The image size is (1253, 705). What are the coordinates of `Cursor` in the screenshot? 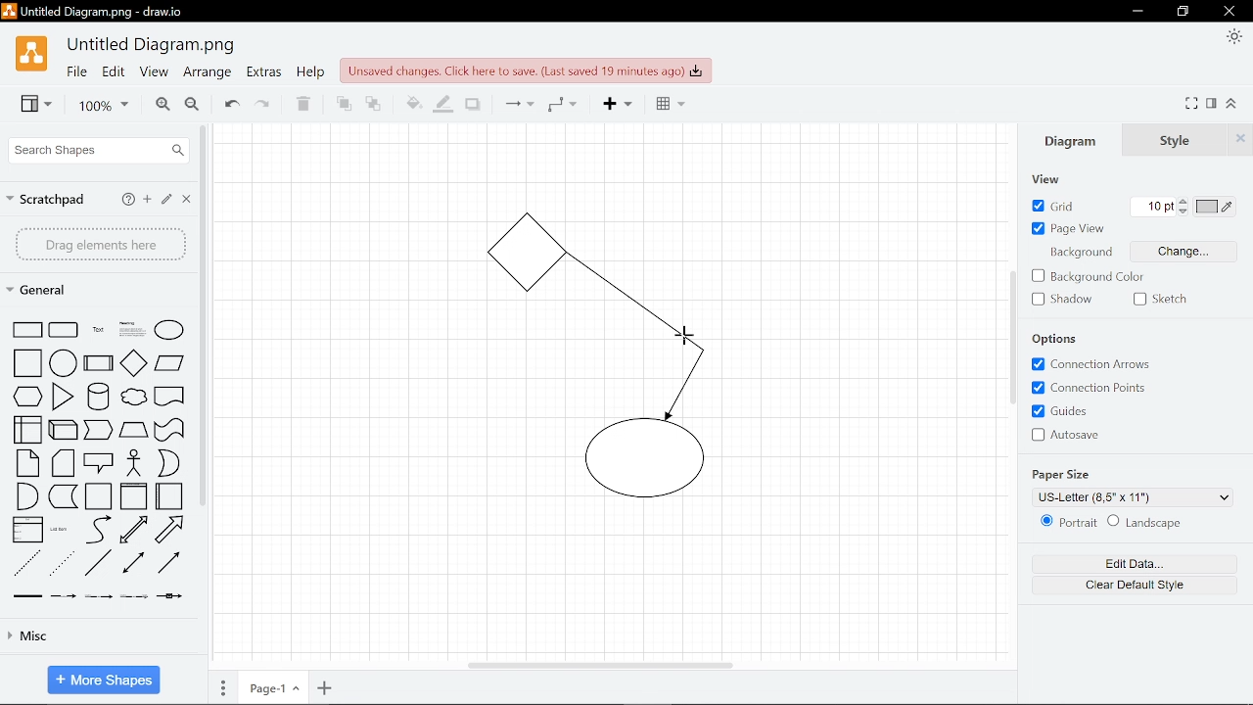 It's located at (685, 336).